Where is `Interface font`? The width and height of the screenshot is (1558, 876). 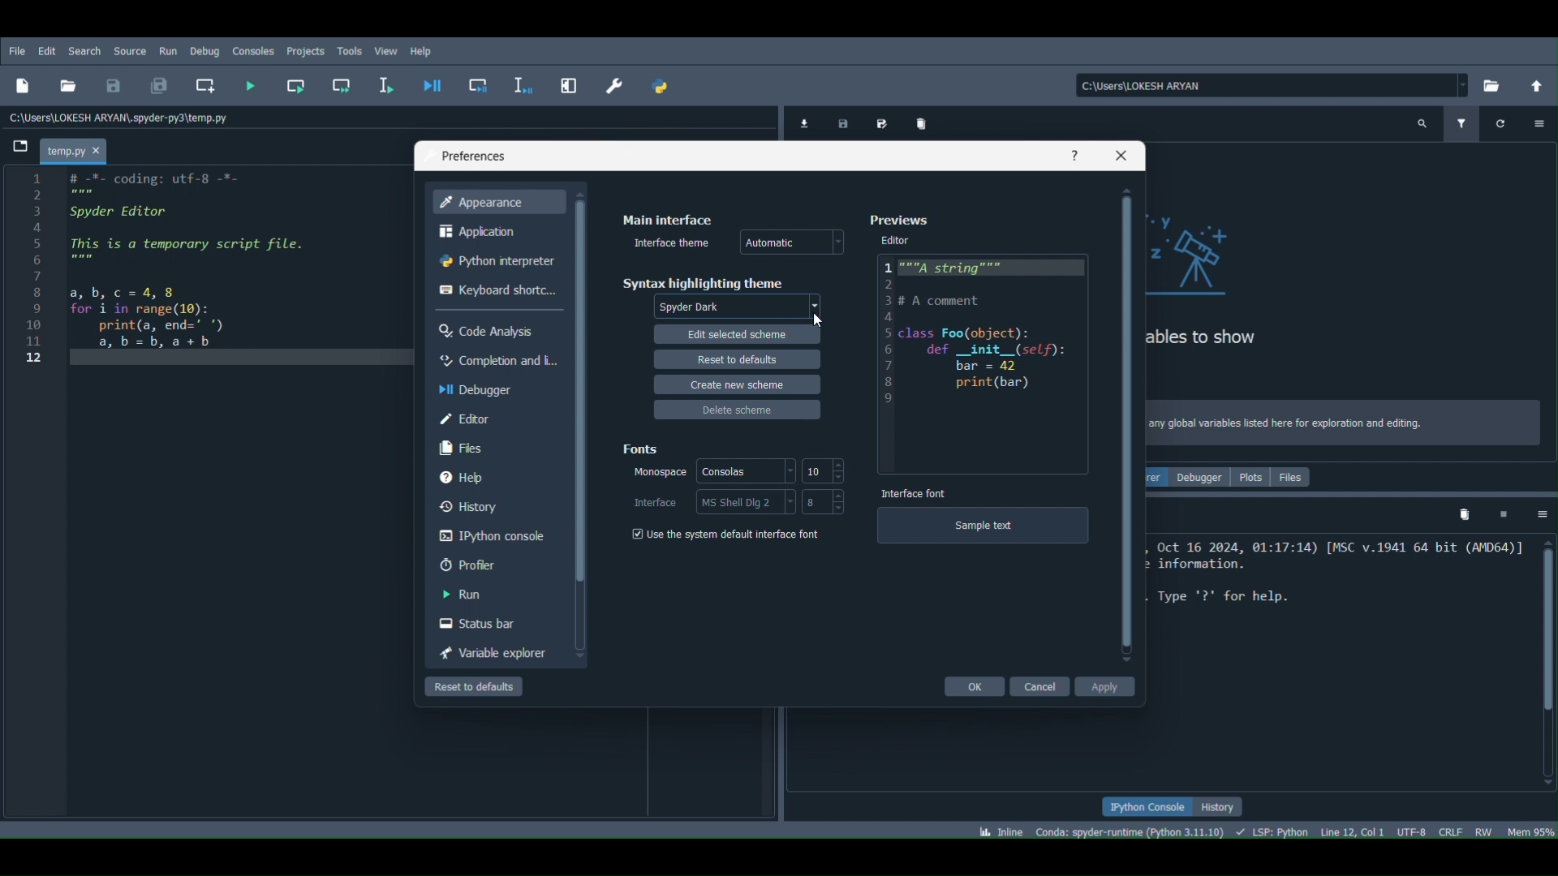 Interface font is located at coordinates (914, 492).